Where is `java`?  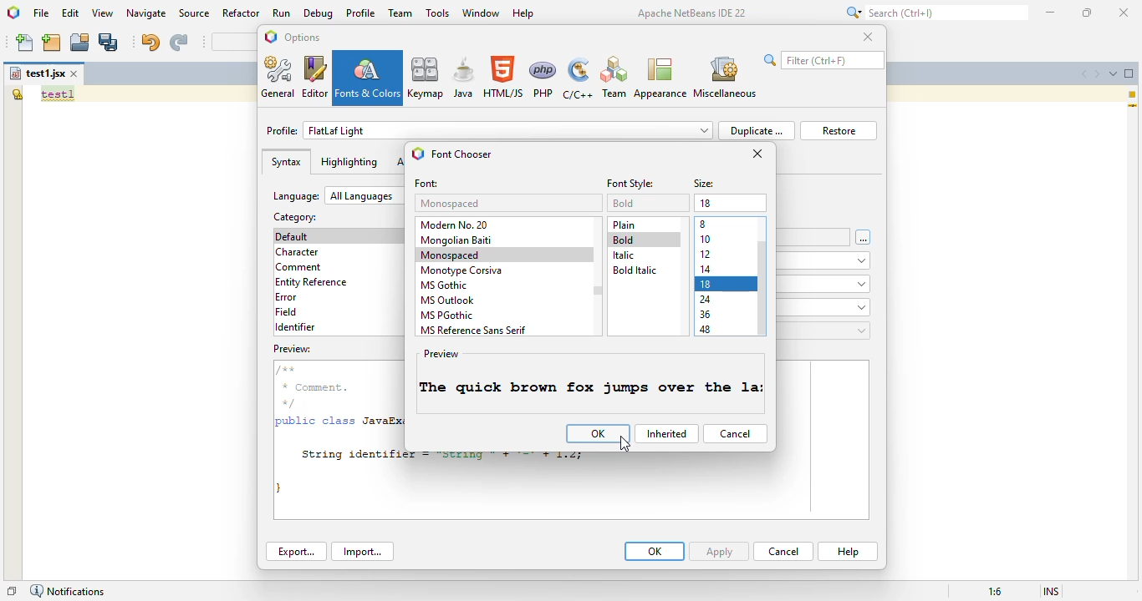
java is located at coordinates (463, 78).